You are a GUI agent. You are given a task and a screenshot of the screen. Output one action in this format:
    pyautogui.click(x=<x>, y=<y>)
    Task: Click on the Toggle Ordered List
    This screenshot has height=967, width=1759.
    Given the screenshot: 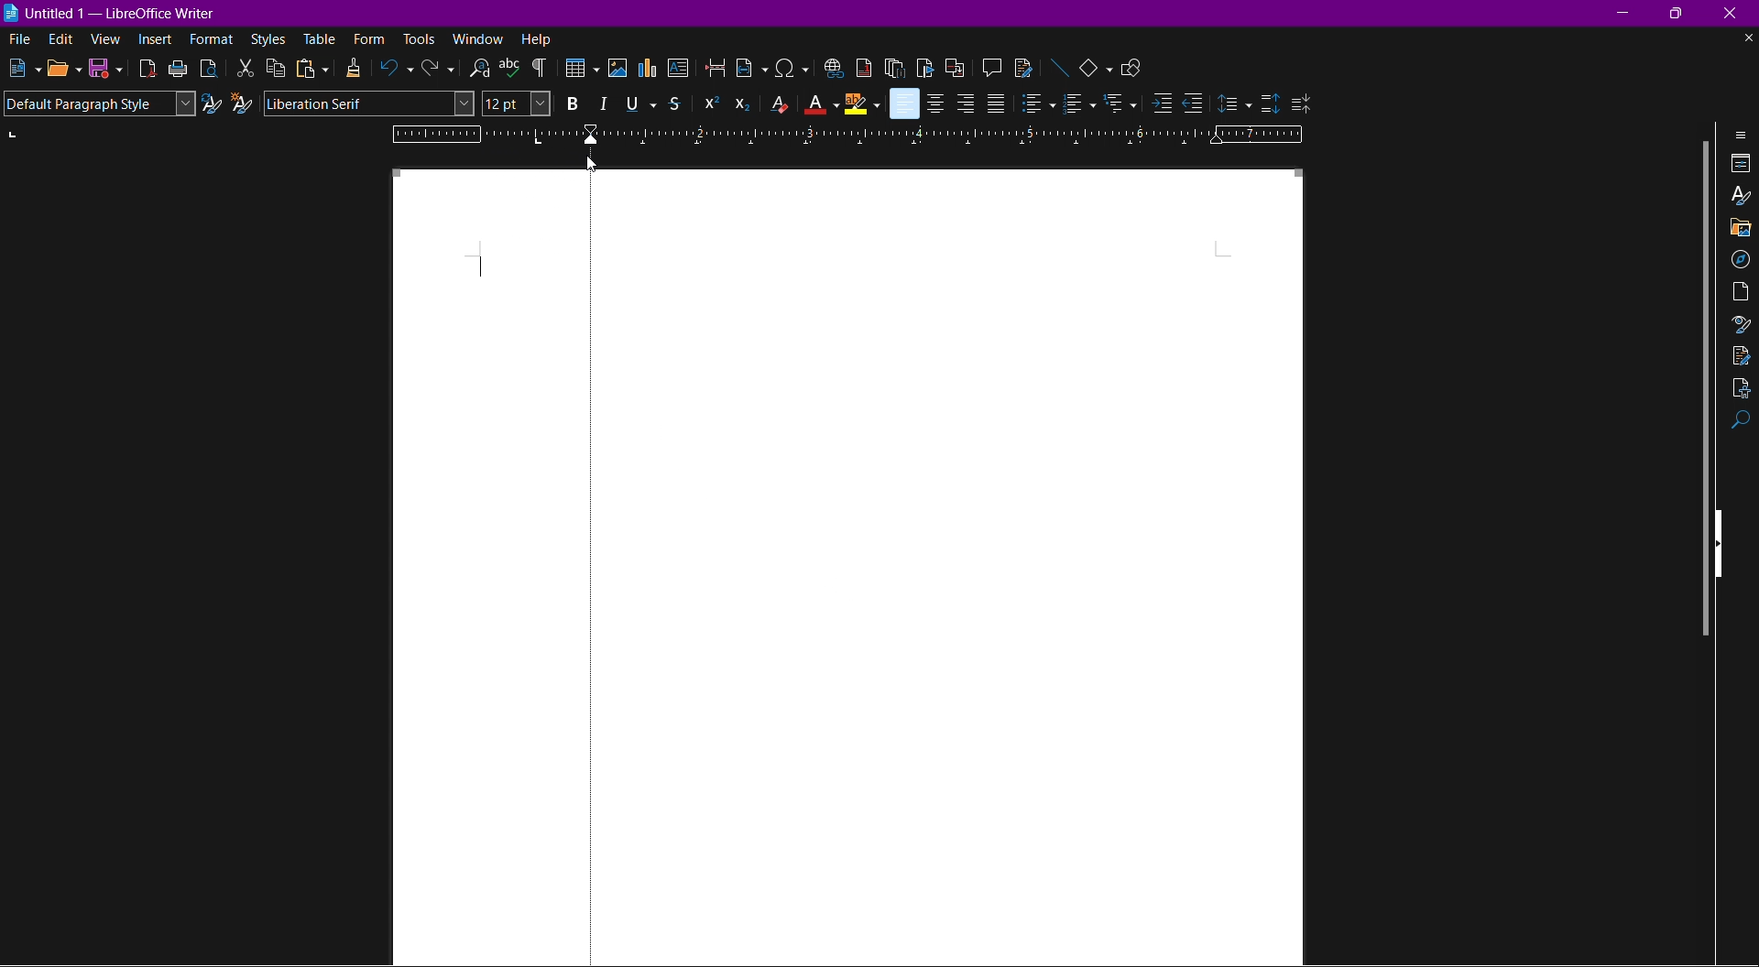 What is the action you would take?
    pyautogui.click(x=1078, y=104)
    